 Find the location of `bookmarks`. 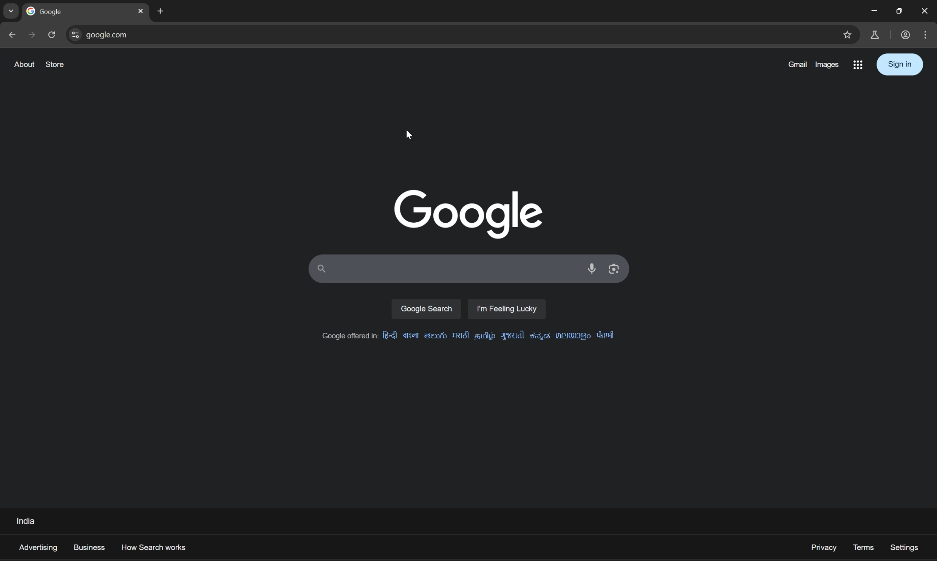

bookmarks is located at coordinates (848, 34).